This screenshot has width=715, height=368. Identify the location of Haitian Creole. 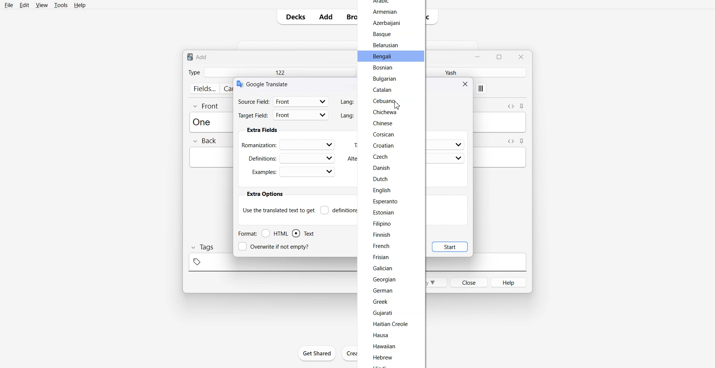
(392, 324).